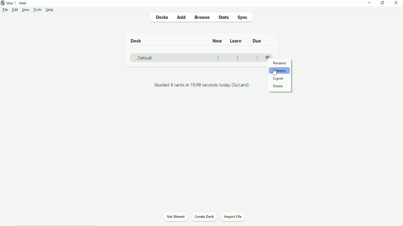 The height and width of the screenshot is (226, 403). I want to click on Due, so click(257, 41).